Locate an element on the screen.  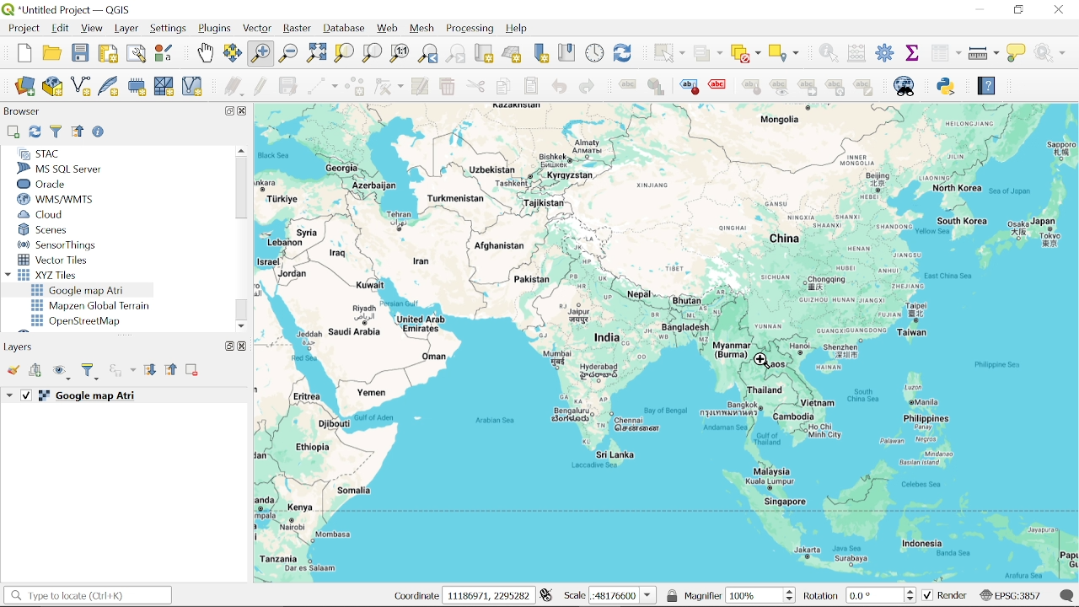
Measure line is located at coordinates (985, 54).